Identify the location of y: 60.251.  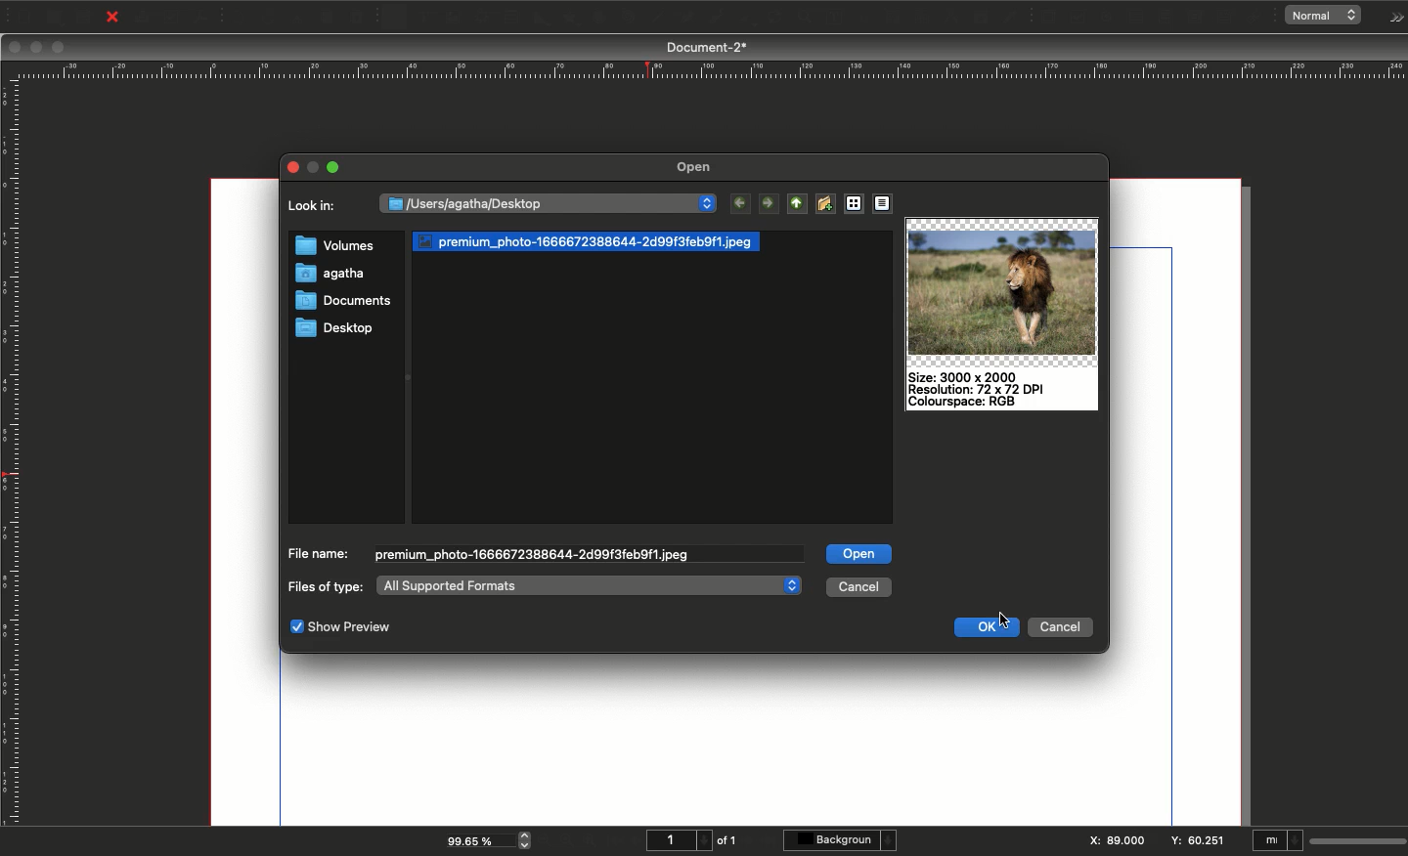
(1196, 838).